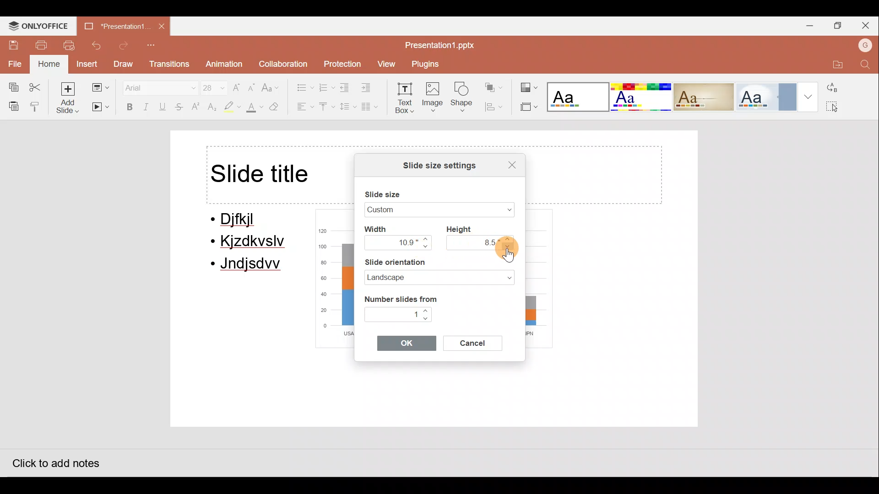  I want to click on Add slide, so click(68, 97).